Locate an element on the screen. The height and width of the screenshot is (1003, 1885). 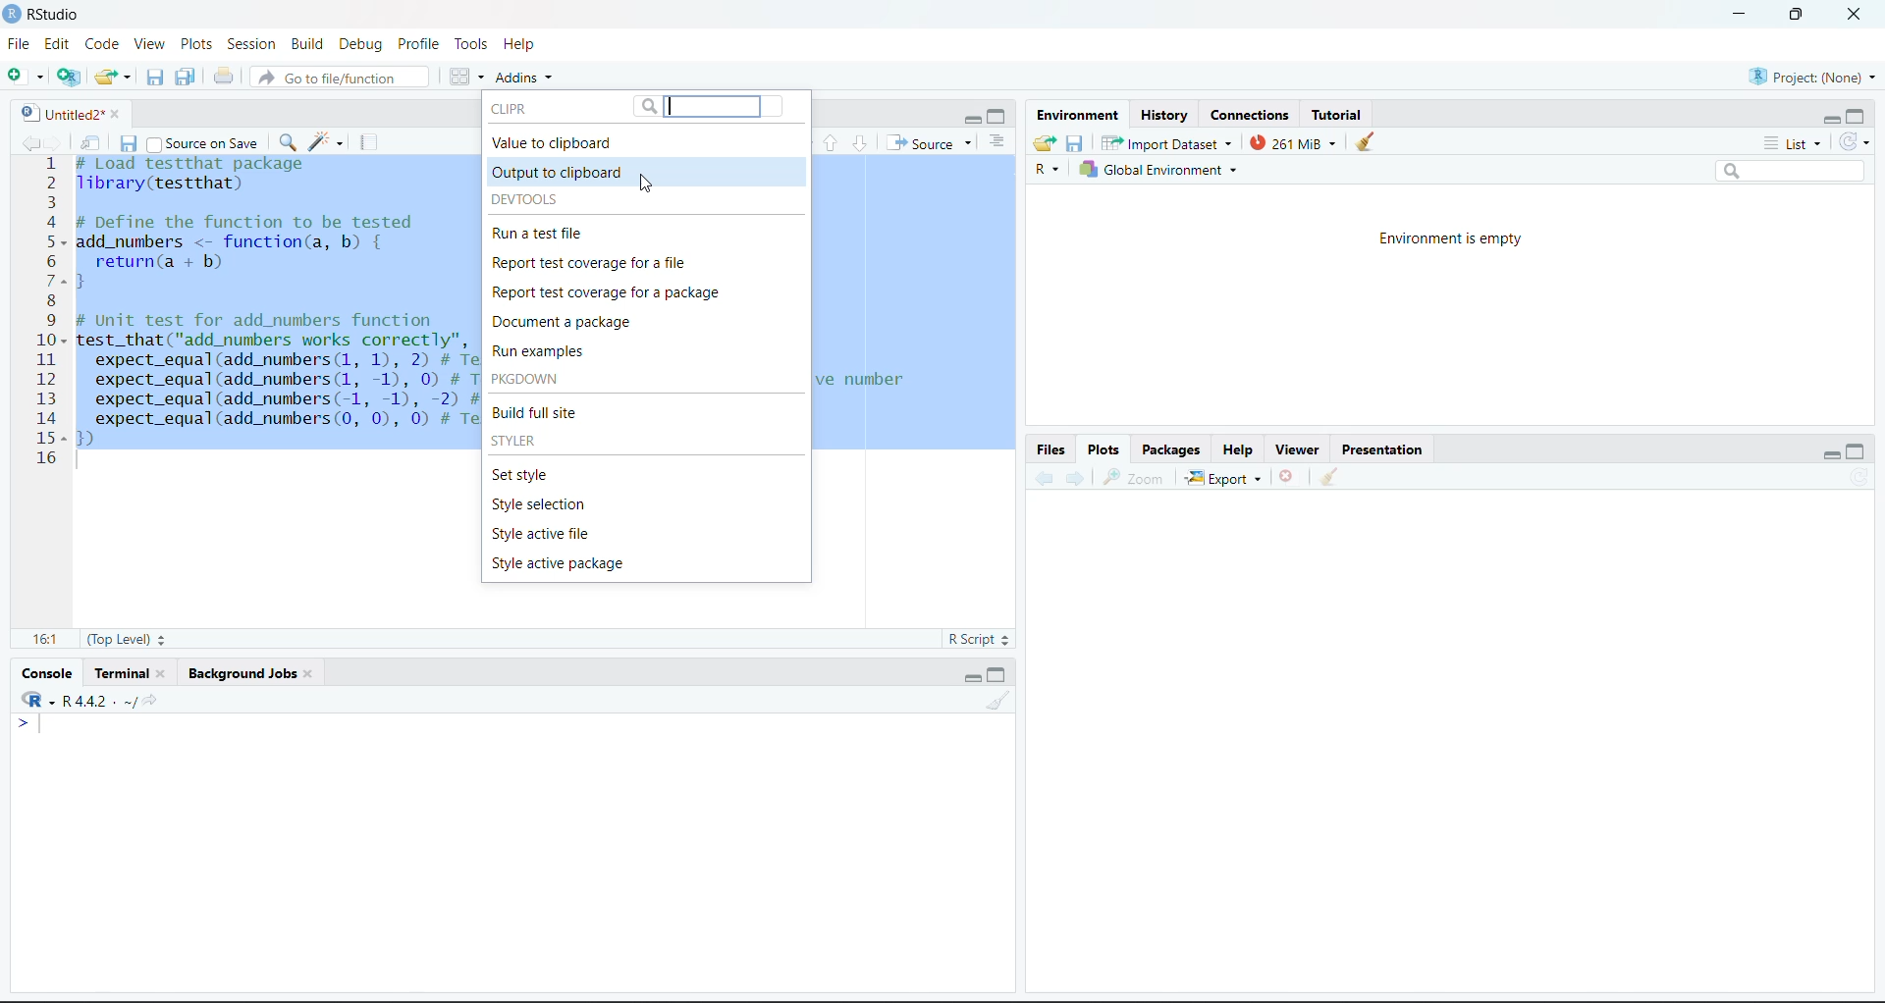
R -R 4.4.2 . ~/ is located at coordinates (95, 700).